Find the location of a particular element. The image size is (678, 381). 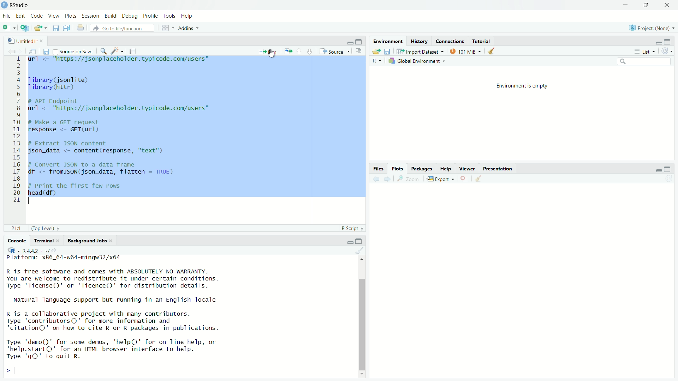

Maximize is located at coordinates (668, 42).